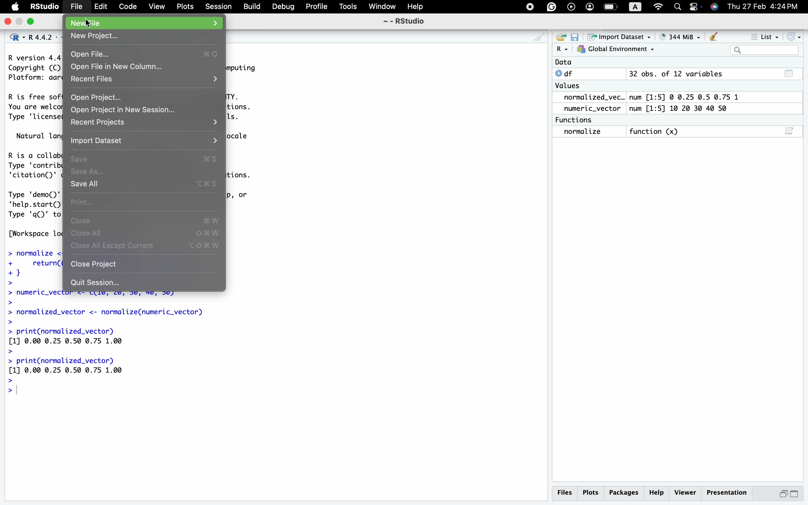  Describe the element at coordinates (676, 36) in the screenshot. I see `344MiB` at that location.